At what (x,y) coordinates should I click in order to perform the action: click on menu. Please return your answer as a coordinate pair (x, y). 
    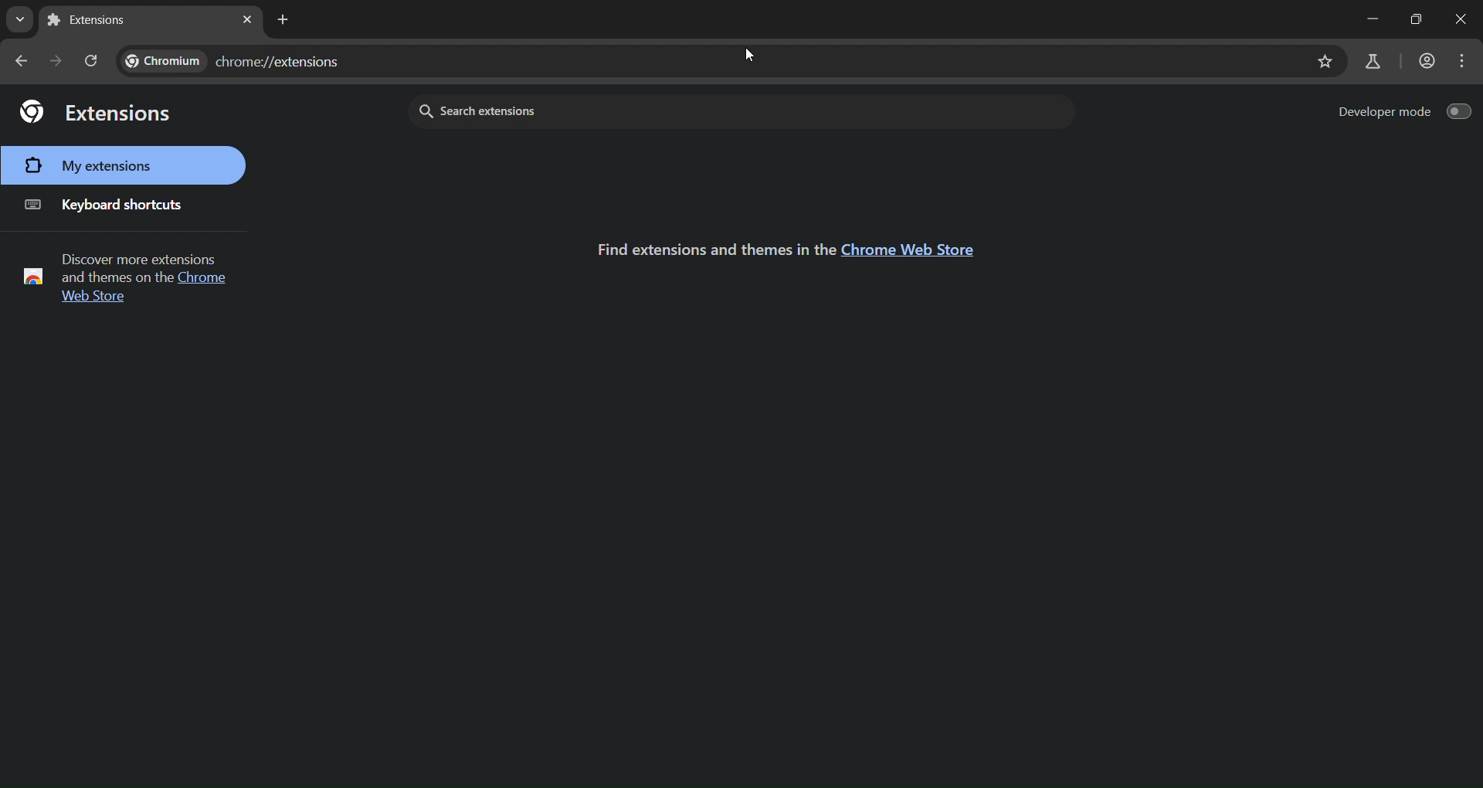
    Looking at the image, I should click on (1461, 61).